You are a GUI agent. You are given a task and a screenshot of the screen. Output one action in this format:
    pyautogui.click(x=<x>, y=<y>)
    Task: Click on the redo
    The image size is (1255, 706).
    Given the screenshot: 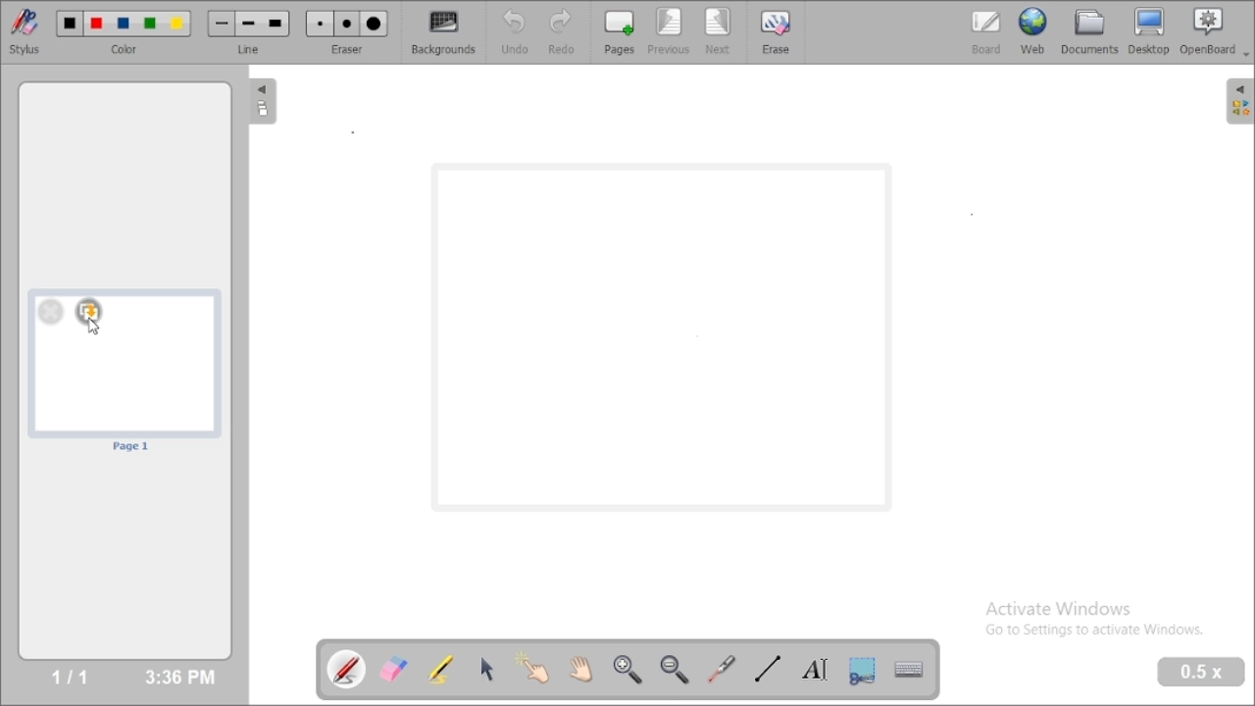 What is the action you would take?
    pyautogui.click(x=567, y=31)
    